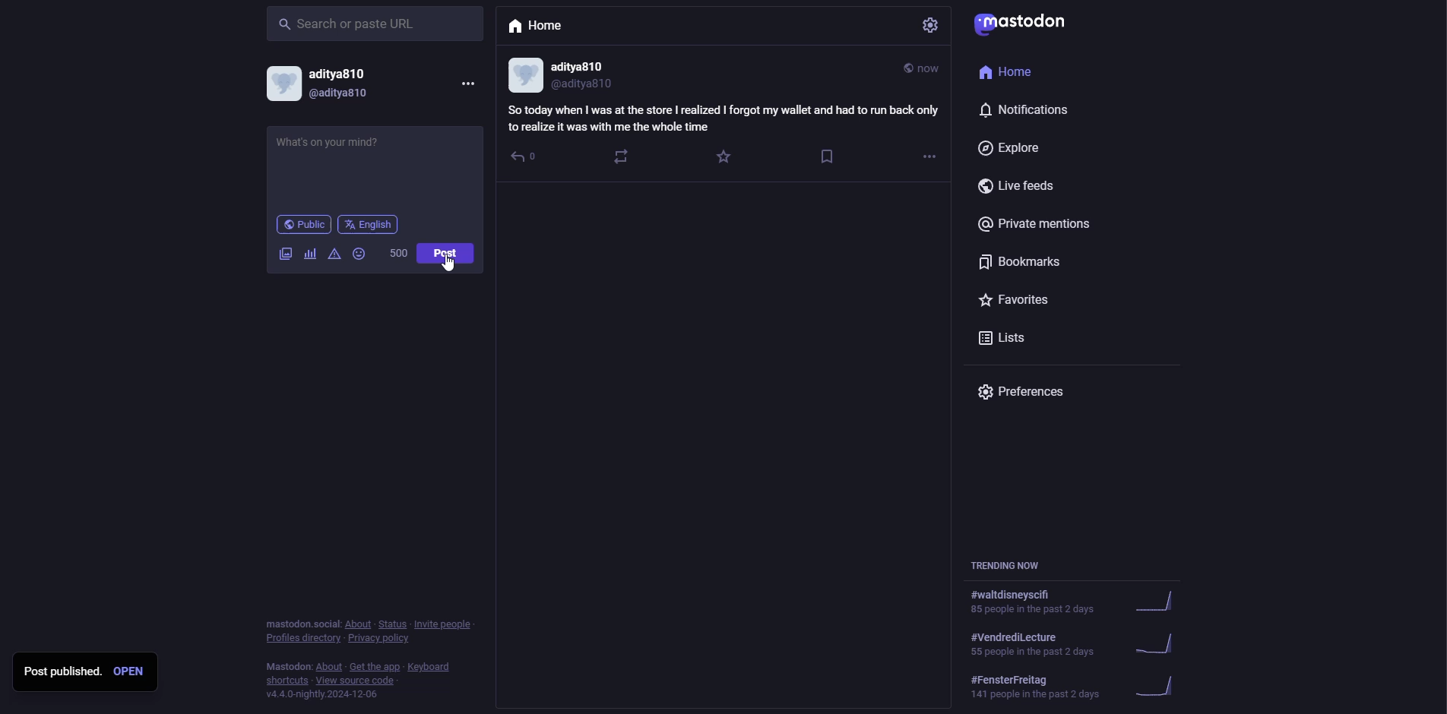  Describe the element at coordinates (1026, 393) in the screenshot. I see `preferences` at that location.